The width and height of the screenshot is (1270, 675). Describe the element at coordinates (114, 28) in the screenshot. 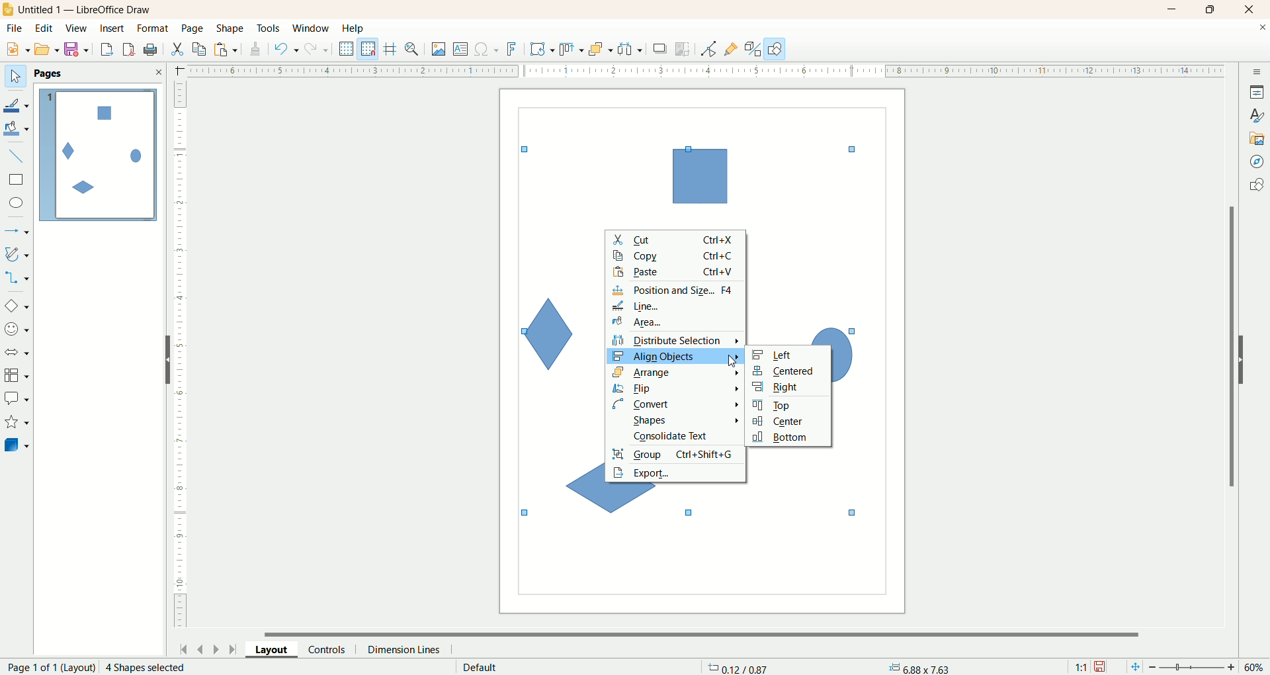

I see `insert` at that location.